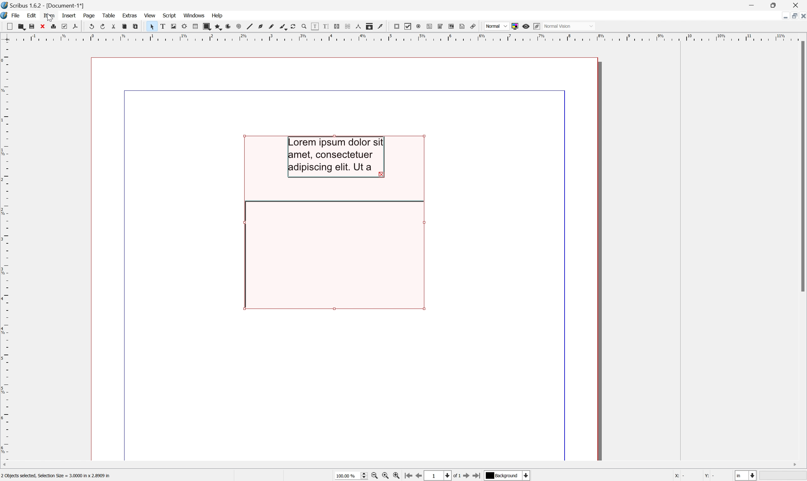 This screenshot has width=807, height=481. I want to click on Table, so click(110, 16).